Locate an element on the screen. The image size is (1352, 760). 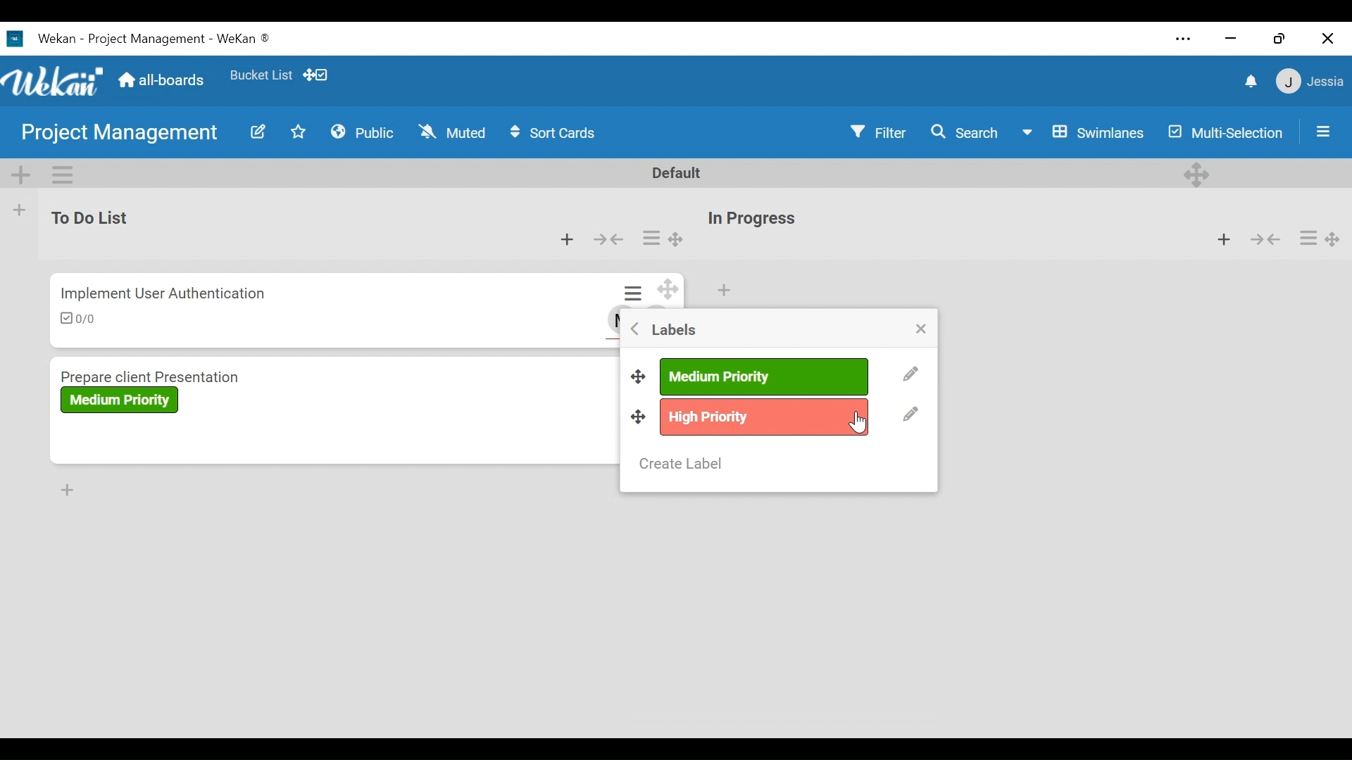
Sort Cards is located at coordinates (558, 132).